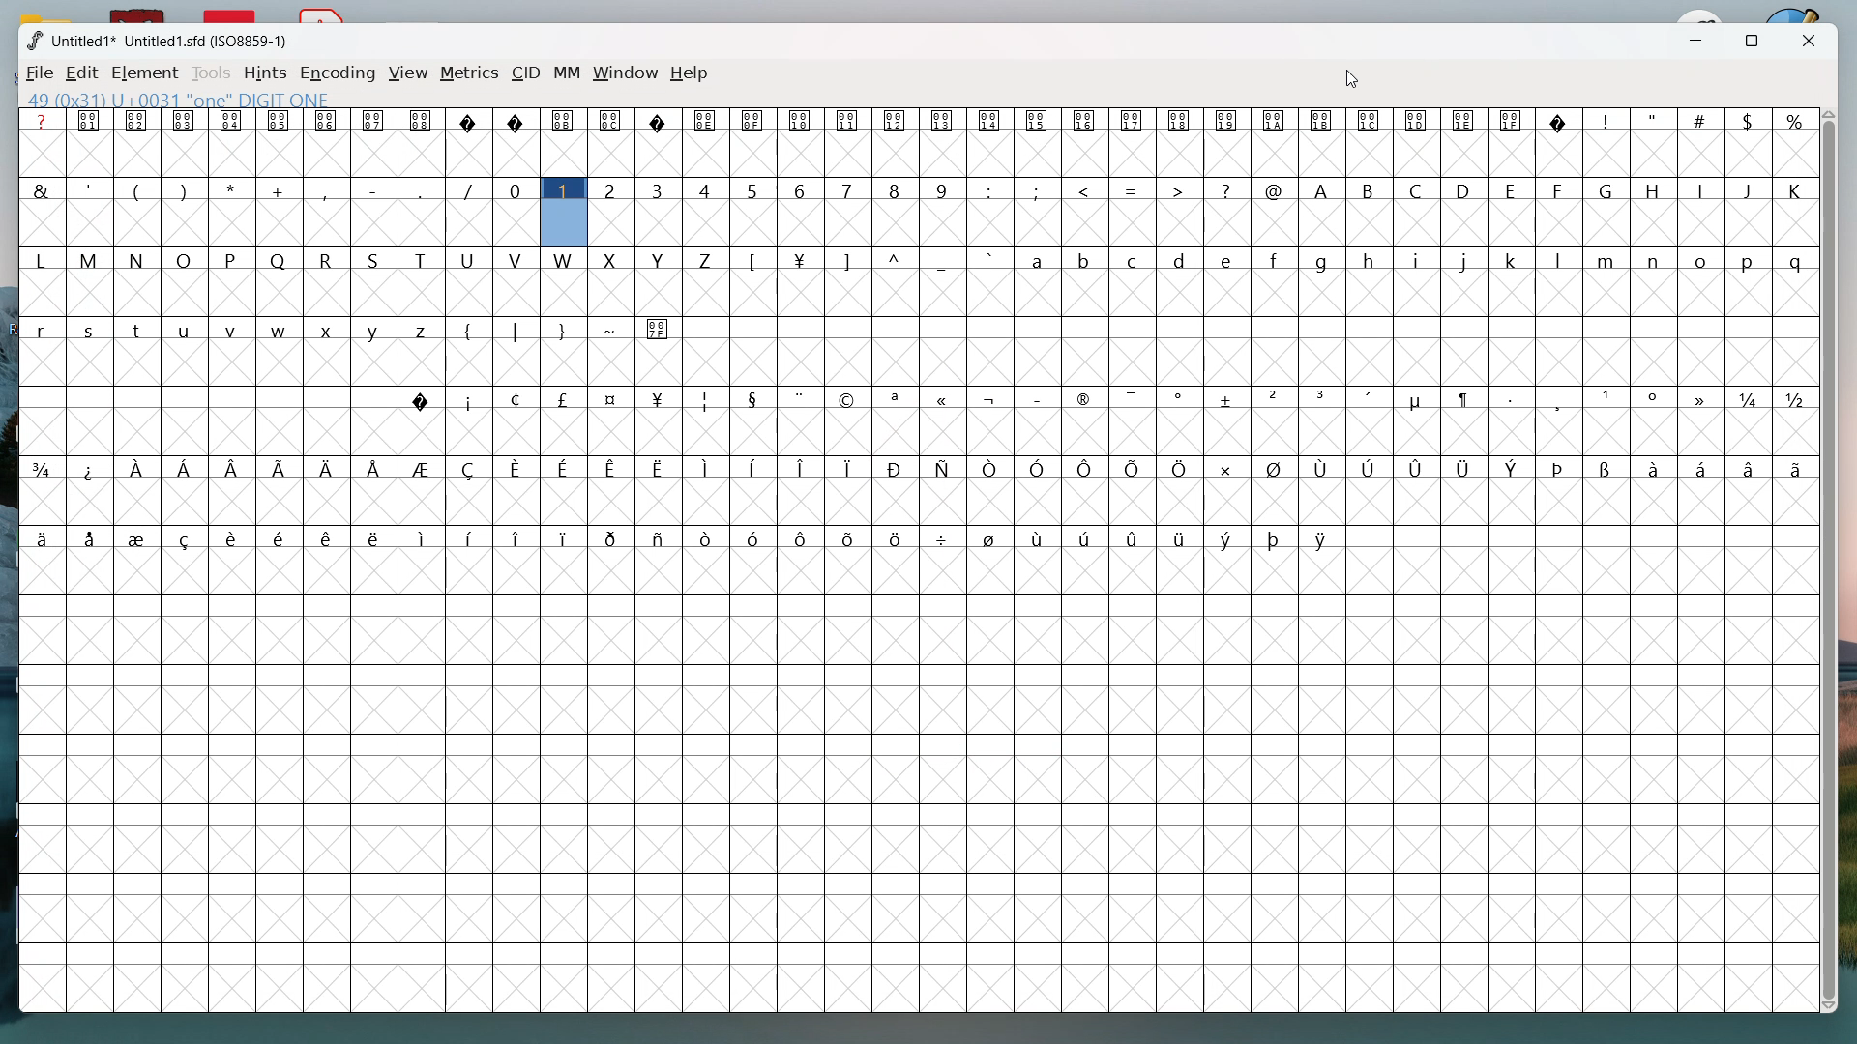 This screenshot has width=1857, height=1044. What do you see at coordinates (565, 469) in the screenshot?
I see `symbol` at bounding box center [565, 469].